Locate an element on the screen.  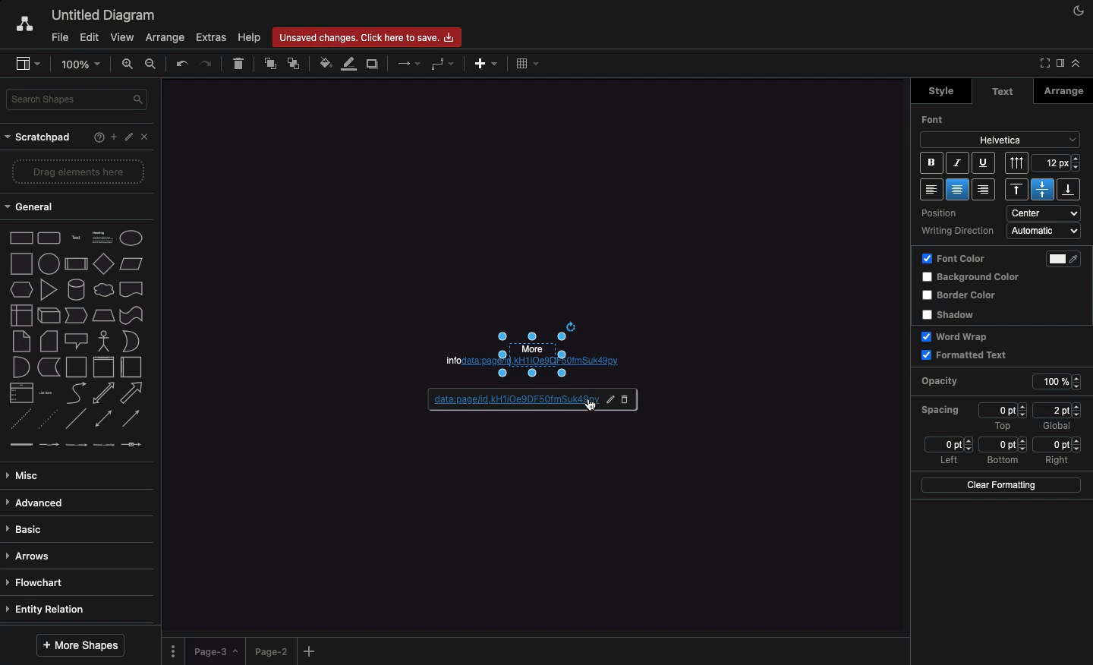
Unsaved changes. click here to save is located at coordinates (365, 36).